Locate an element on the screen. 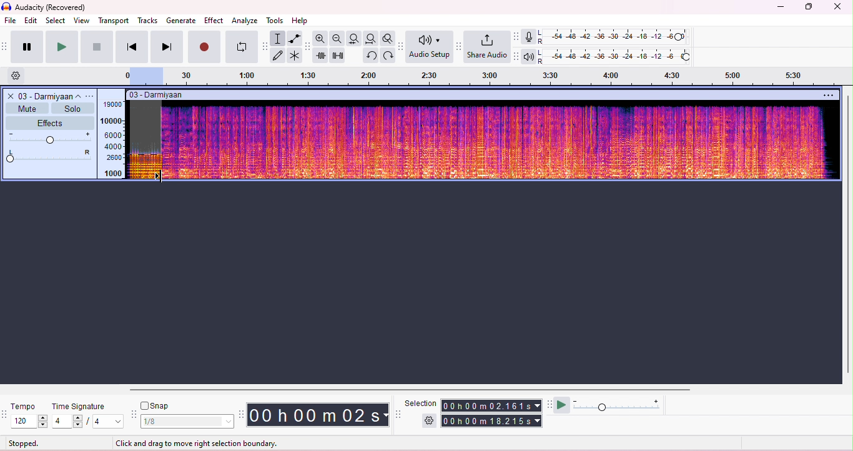  envelop is located at coordinates (296, 39).